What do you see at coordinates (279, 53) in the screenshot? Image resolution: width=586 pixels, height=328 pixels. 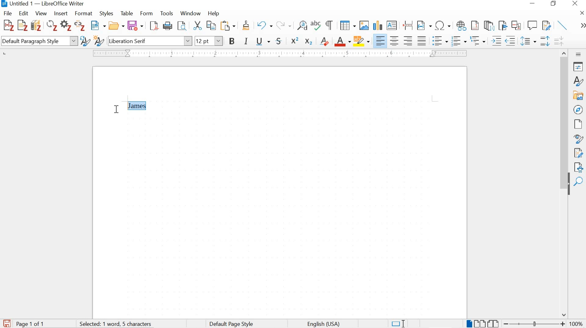 I see `ruler` at bounding box center [279, 53].